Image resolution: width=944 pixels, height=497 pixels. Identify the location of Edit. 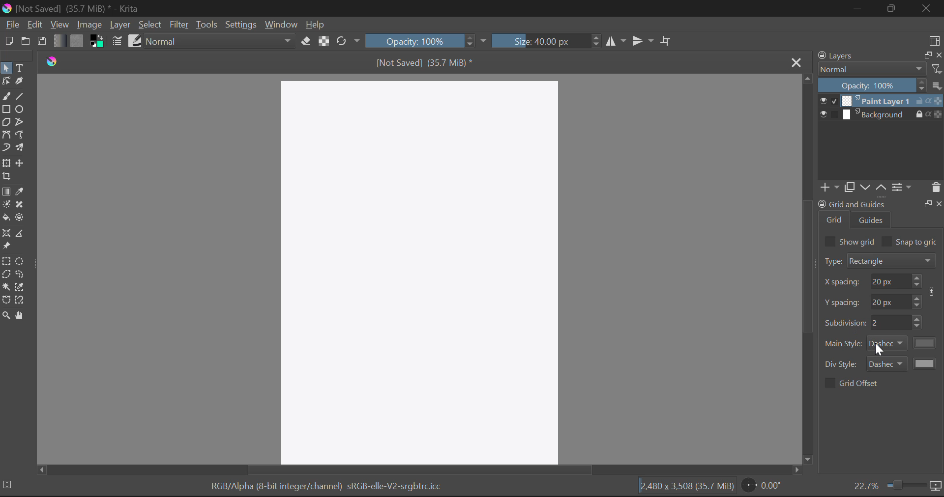
(34, 24).